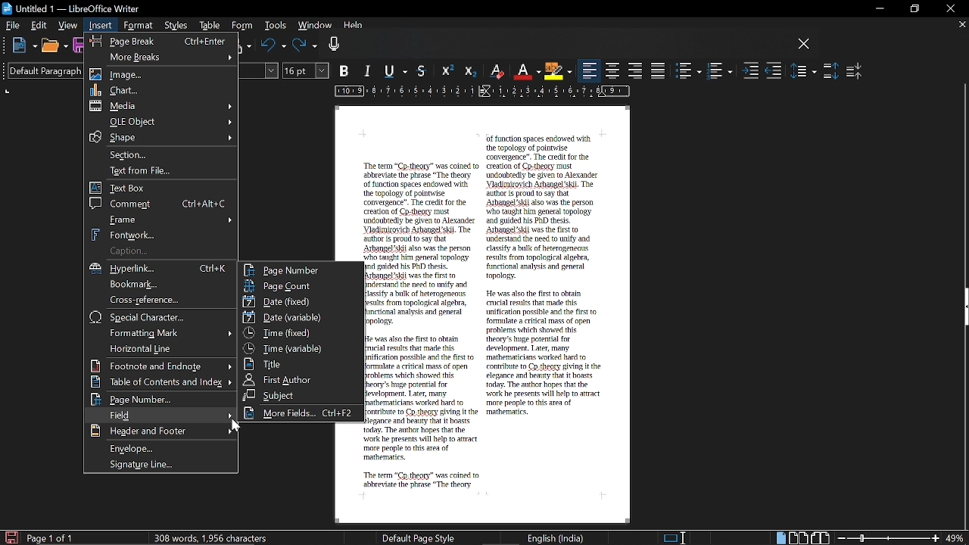  What do you see at coordinates (160, 137) in the screenshot?
I see `Shape` at bounding box center [160, 137].